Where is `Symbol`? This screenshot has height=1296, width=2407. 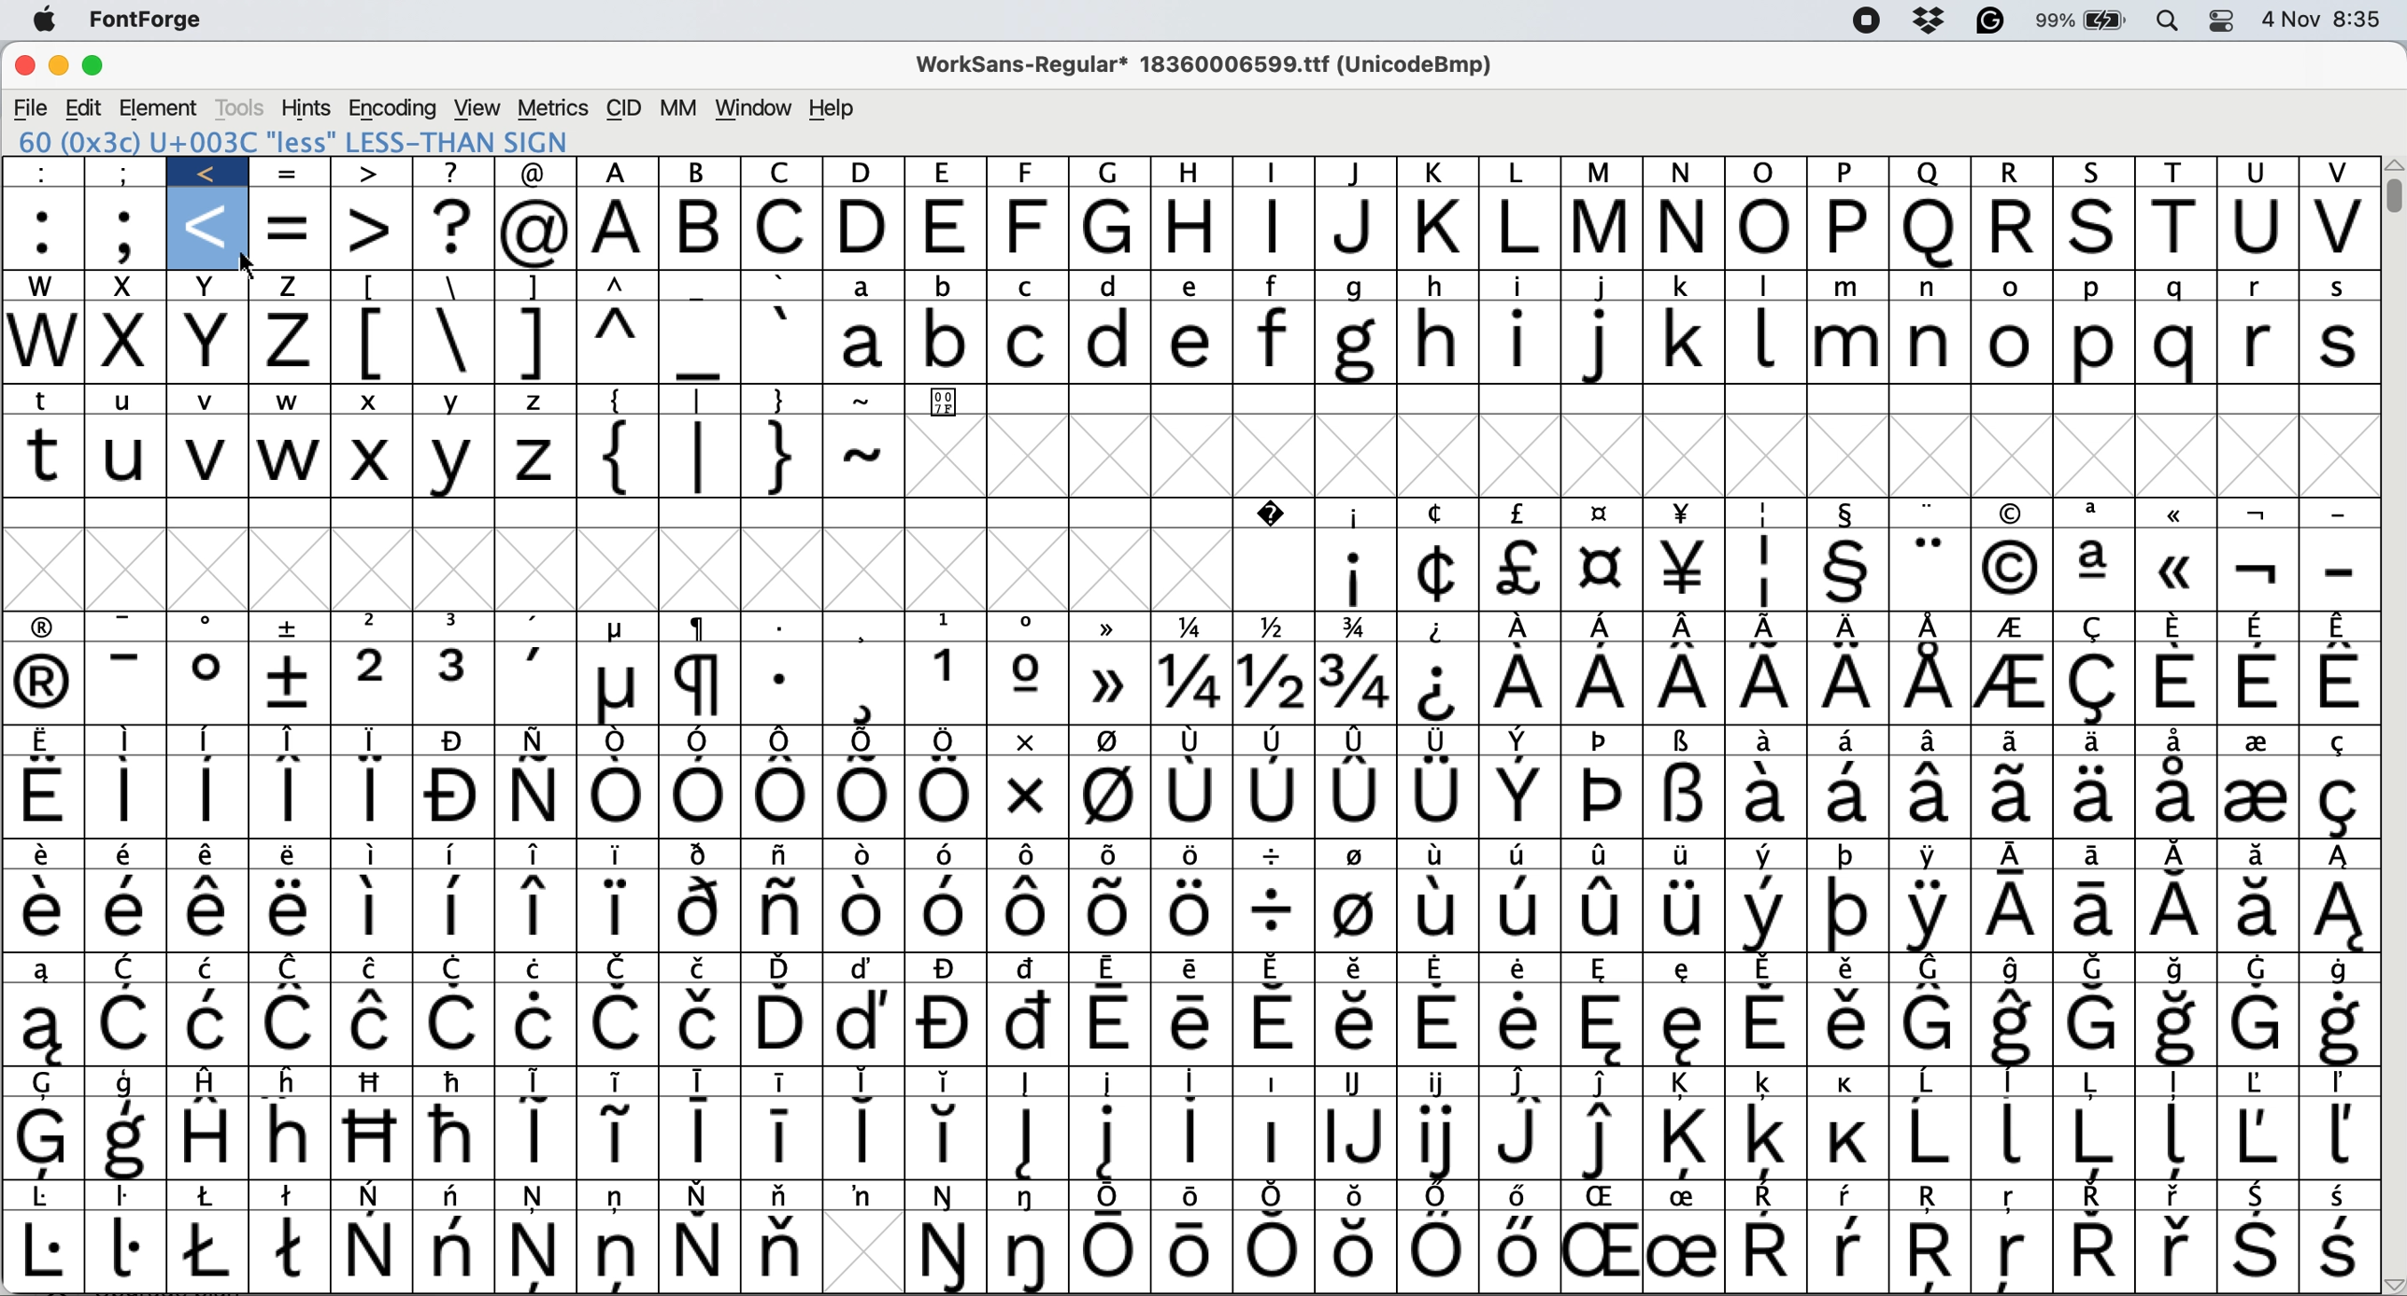 Symbol is located at coordinates (867, 796).